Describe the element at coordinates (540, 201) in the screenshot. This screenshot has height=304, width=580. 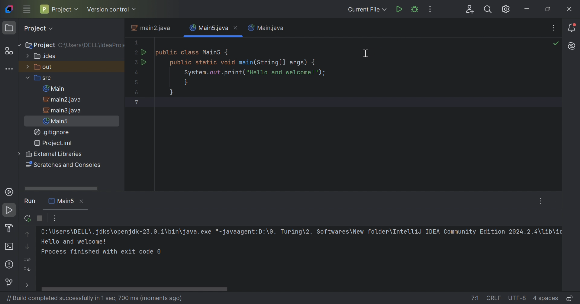
I see `Options` at that location.